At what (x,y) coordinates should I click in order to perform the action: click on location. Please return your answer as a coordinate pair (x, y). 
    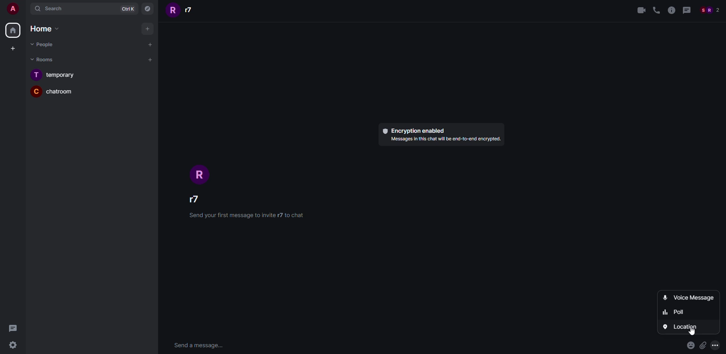
    Looking at the image, I should click on (684, 326).